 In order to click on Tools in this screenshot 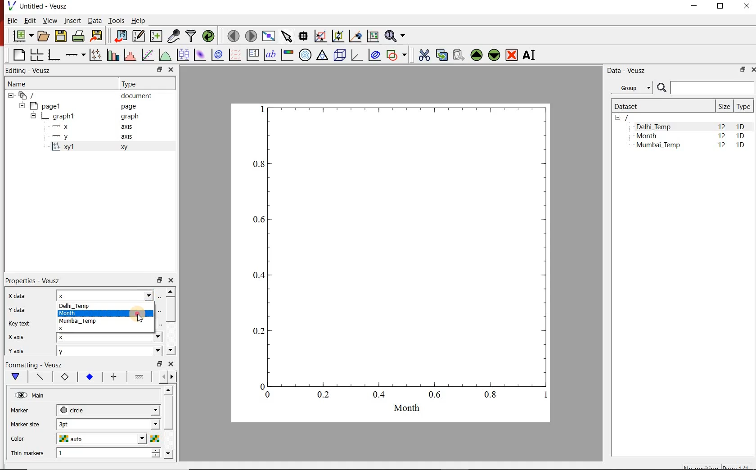, I will do `click(117, 21)`.